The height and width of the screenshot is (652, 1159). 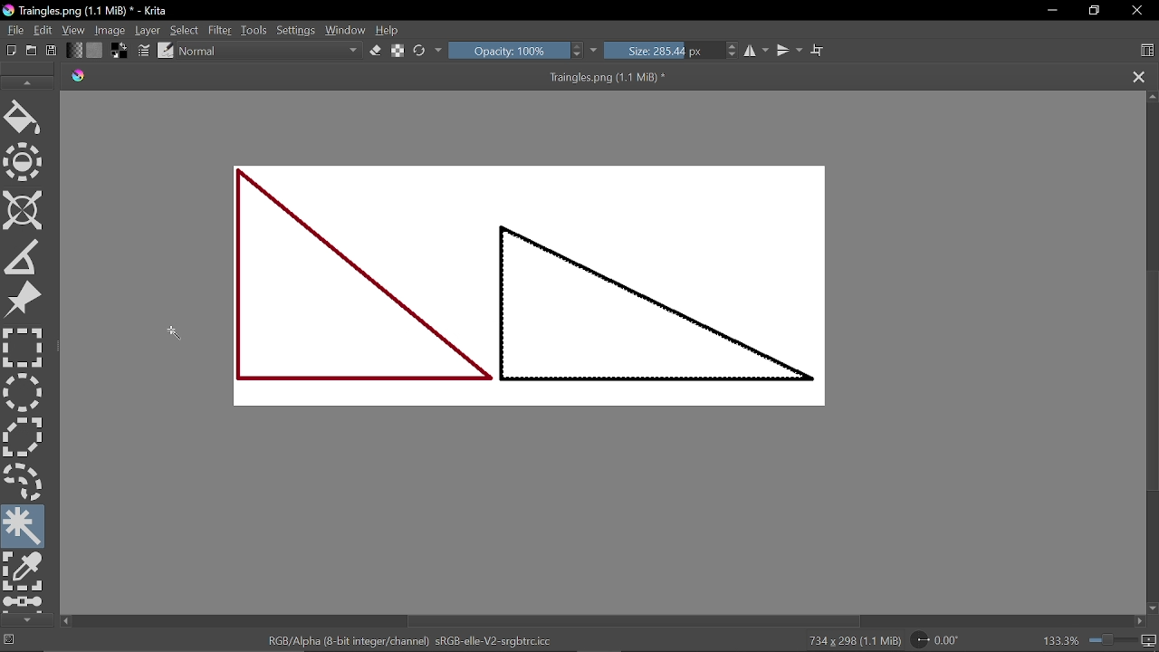 What do you see at coordinates (639, 620) in the screenshot?
I see `Horizontal scroll` at bounding box center [639, 620].